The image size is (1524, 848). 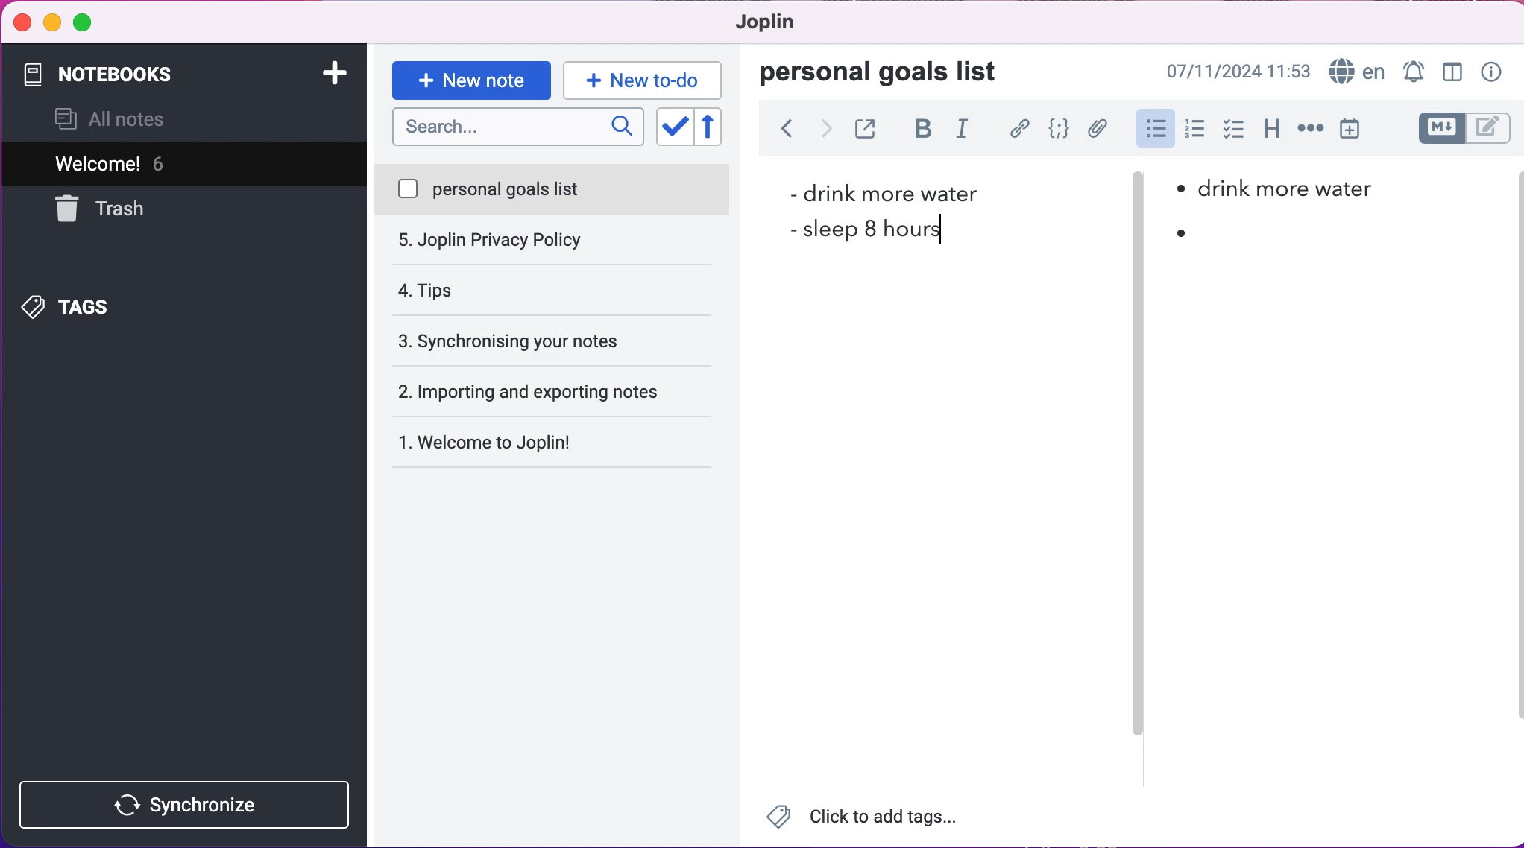 What do you see at coordinates (648, 79) in the screenshot?
I see `new to-do` at bounding box center [648, 79].